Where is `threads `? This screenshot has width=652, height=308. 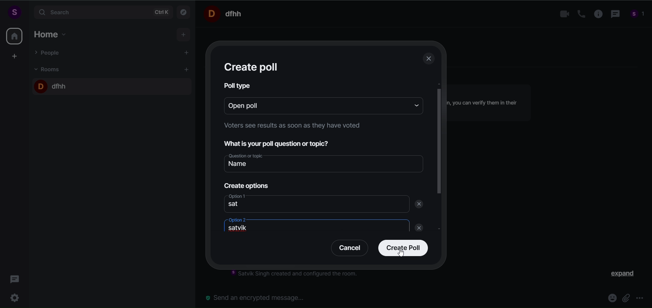
threads  is located at coordinates (15, 277).